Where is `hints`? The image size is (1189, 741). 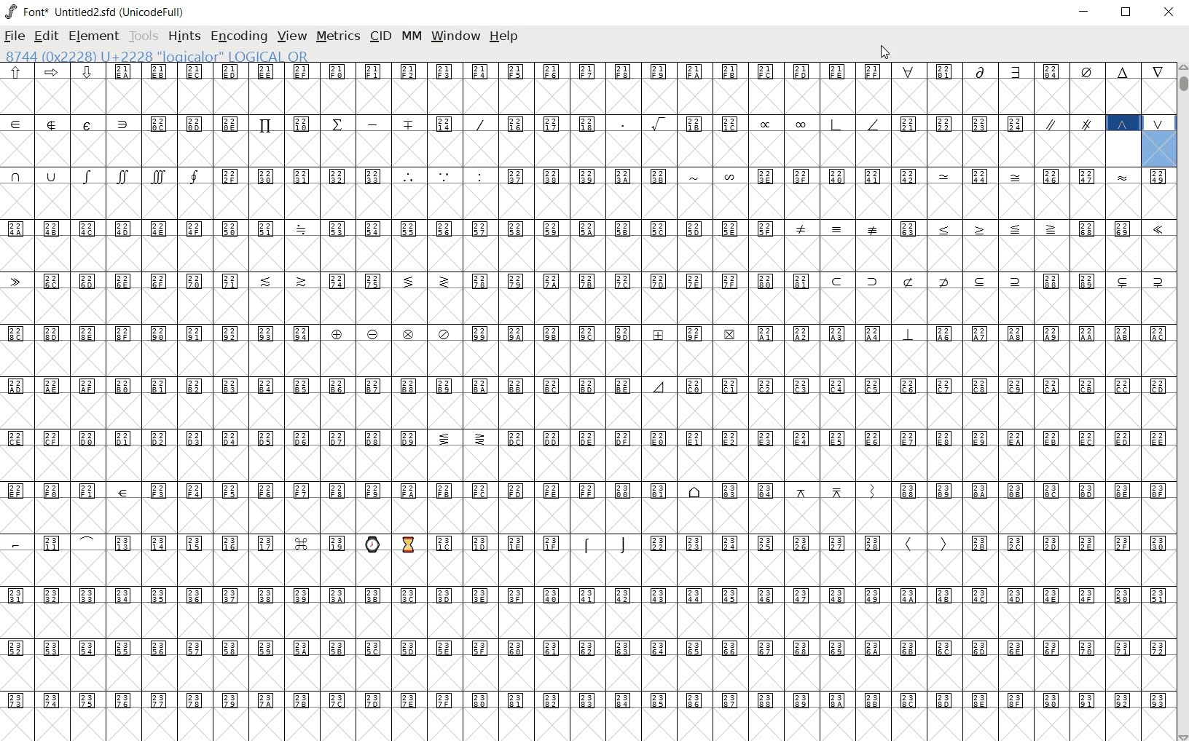
hints is located at coordinates (183, 38).